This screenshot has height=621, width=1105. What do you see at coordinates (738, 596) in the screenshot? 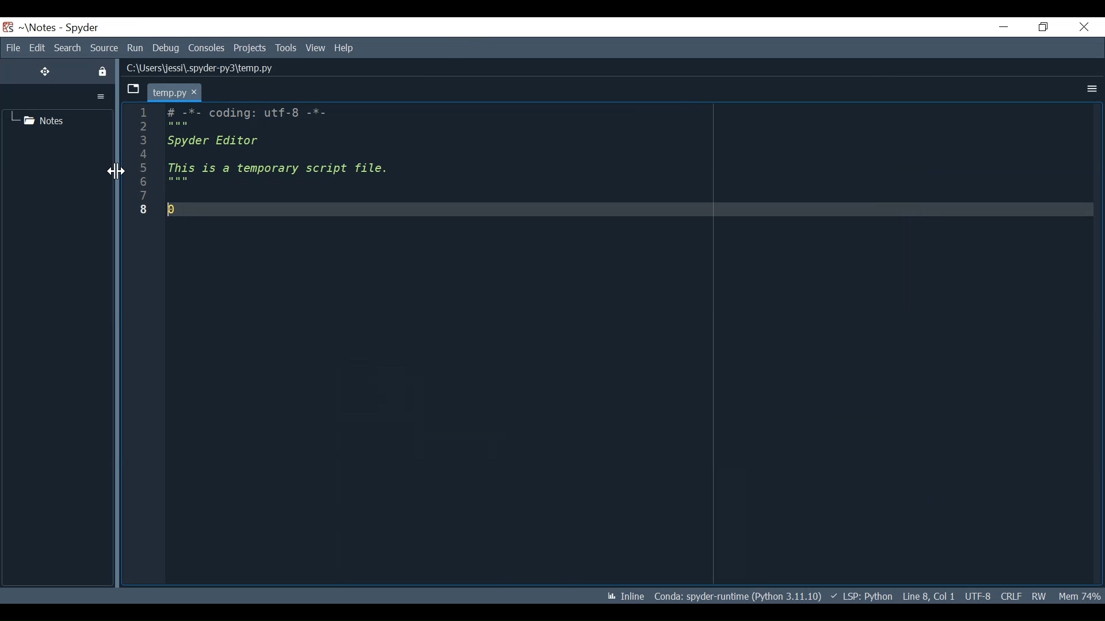
I see `Conda: spyder-runtime (Python 3.11.10)` at bounding box center [738, 596].